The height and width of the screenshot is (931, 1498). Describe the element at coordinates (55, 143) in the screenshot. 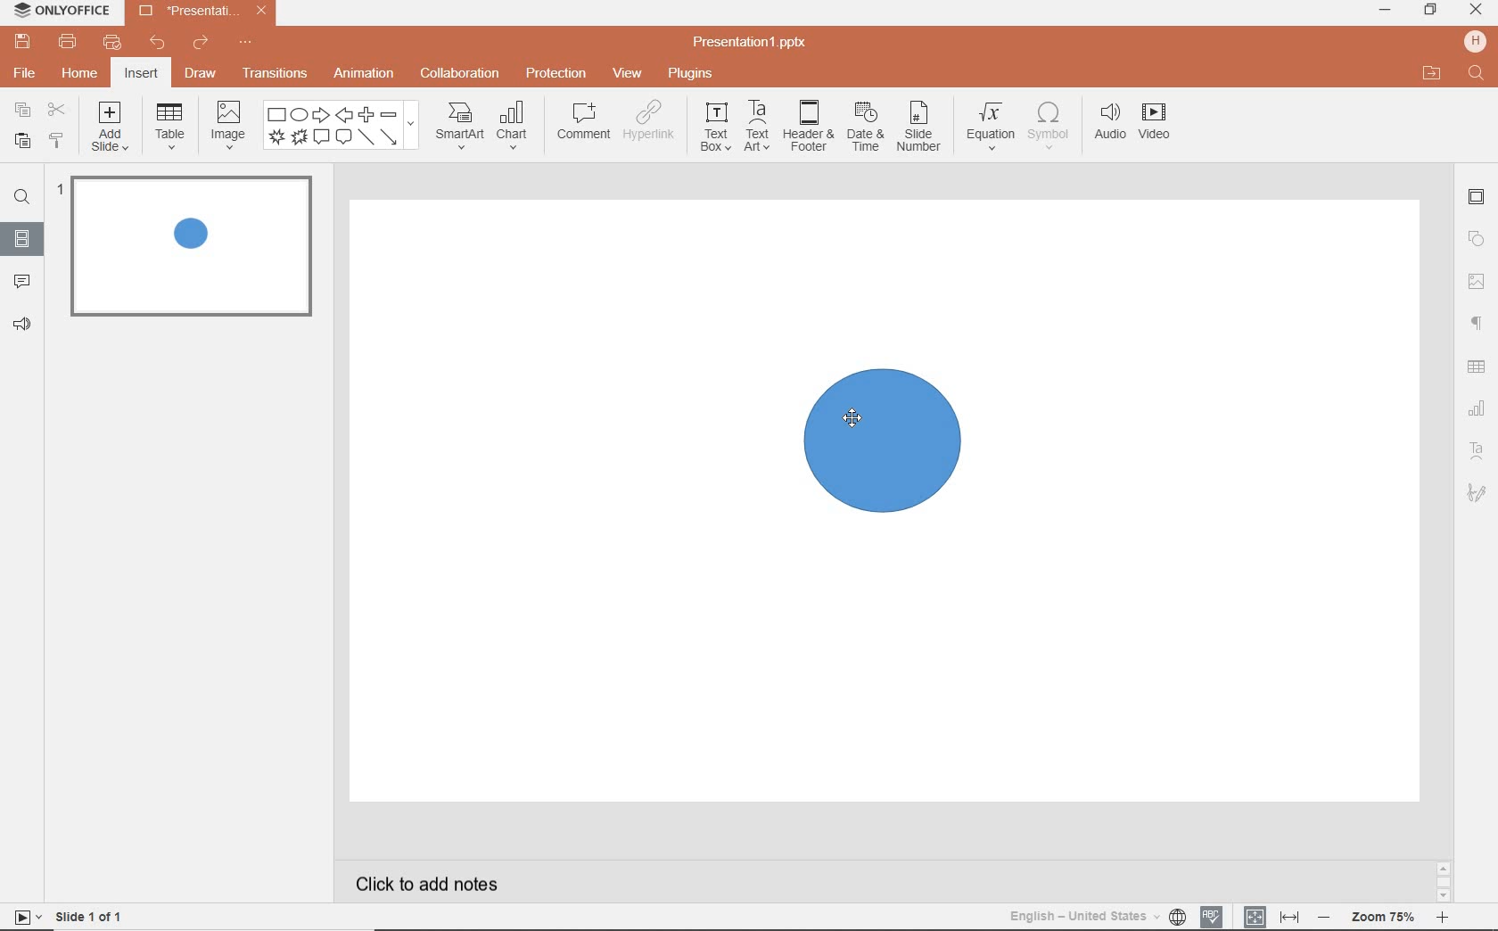

I see `copy style` at that location.